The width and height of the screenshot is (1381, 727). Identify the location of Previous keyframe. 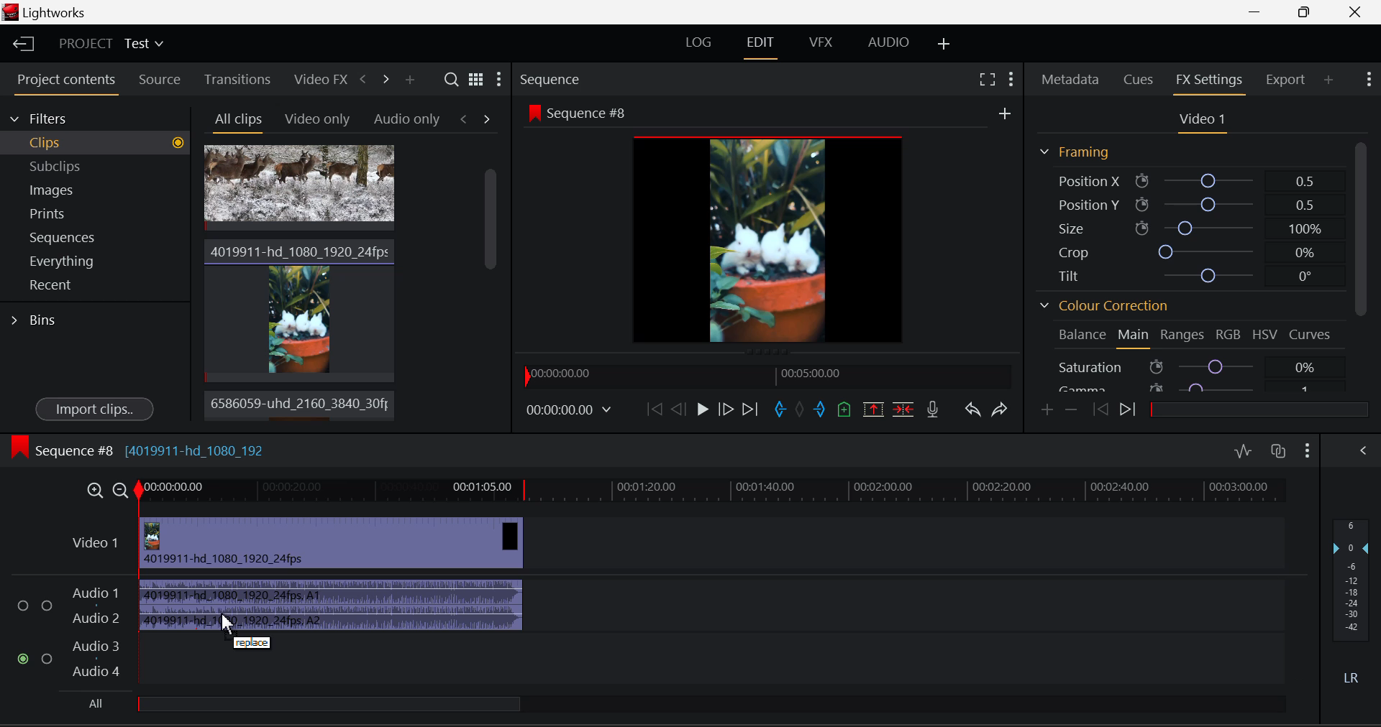
(1099, 409).